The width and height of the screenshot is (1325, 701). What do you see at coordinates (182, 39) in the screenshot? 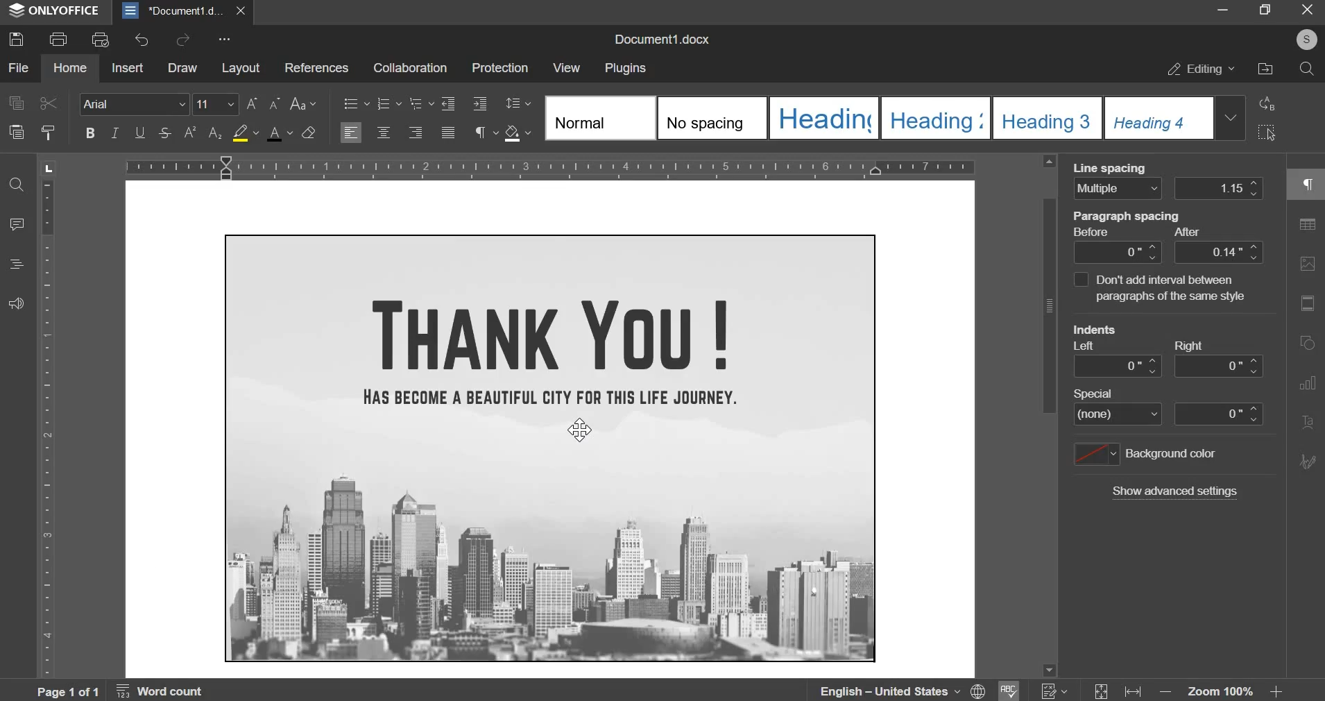
I see `redo` at bounding box center [182, 39].